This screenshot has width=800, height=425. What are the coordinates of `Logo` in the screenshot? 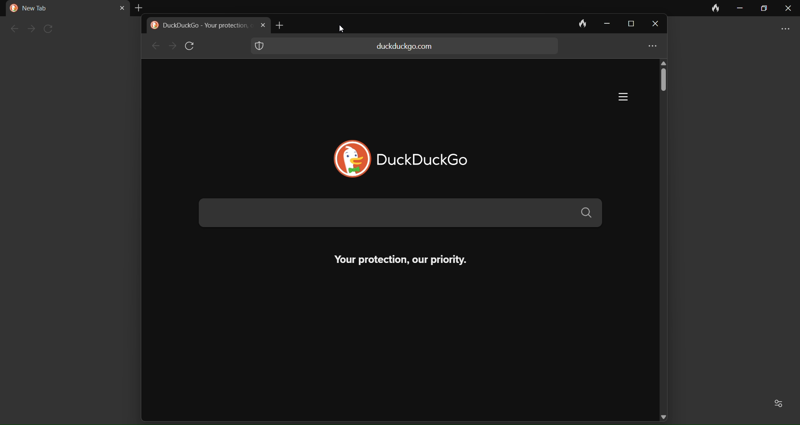 It's located at (11, 8).